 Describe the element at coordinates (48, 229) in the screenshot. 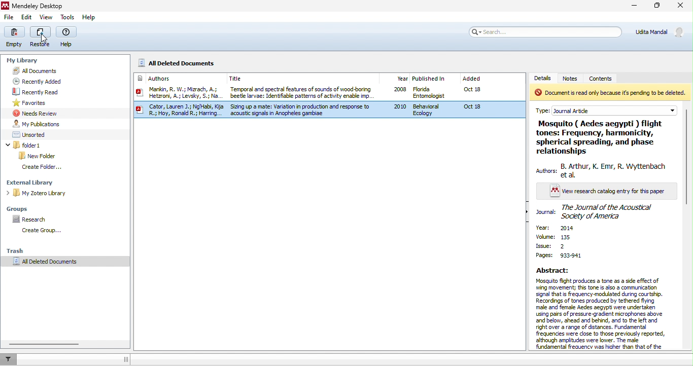

I see `create group` at that location.